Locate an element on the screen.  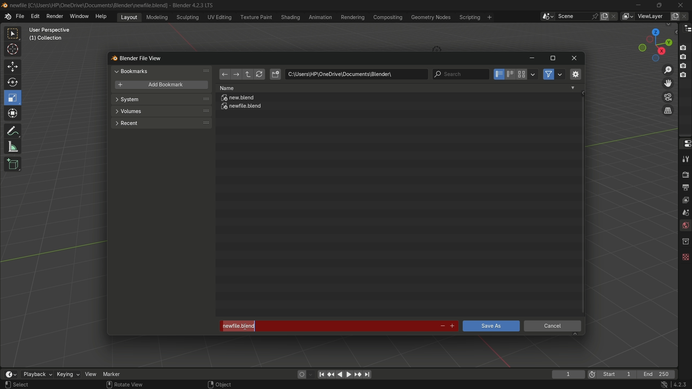
view layer name is located at coordinates (652, 17).